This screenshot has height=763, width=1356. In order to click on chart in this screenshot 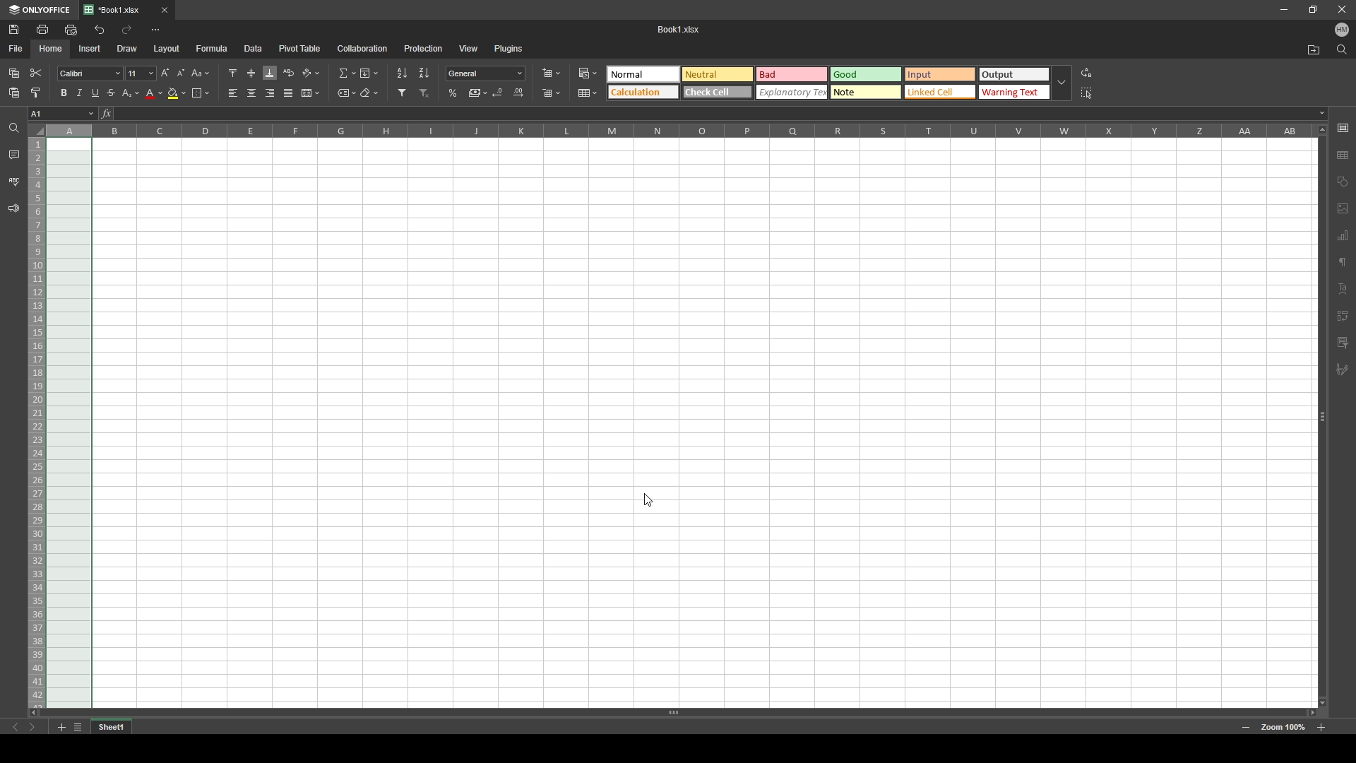, I will do `click(1343, 235)`.